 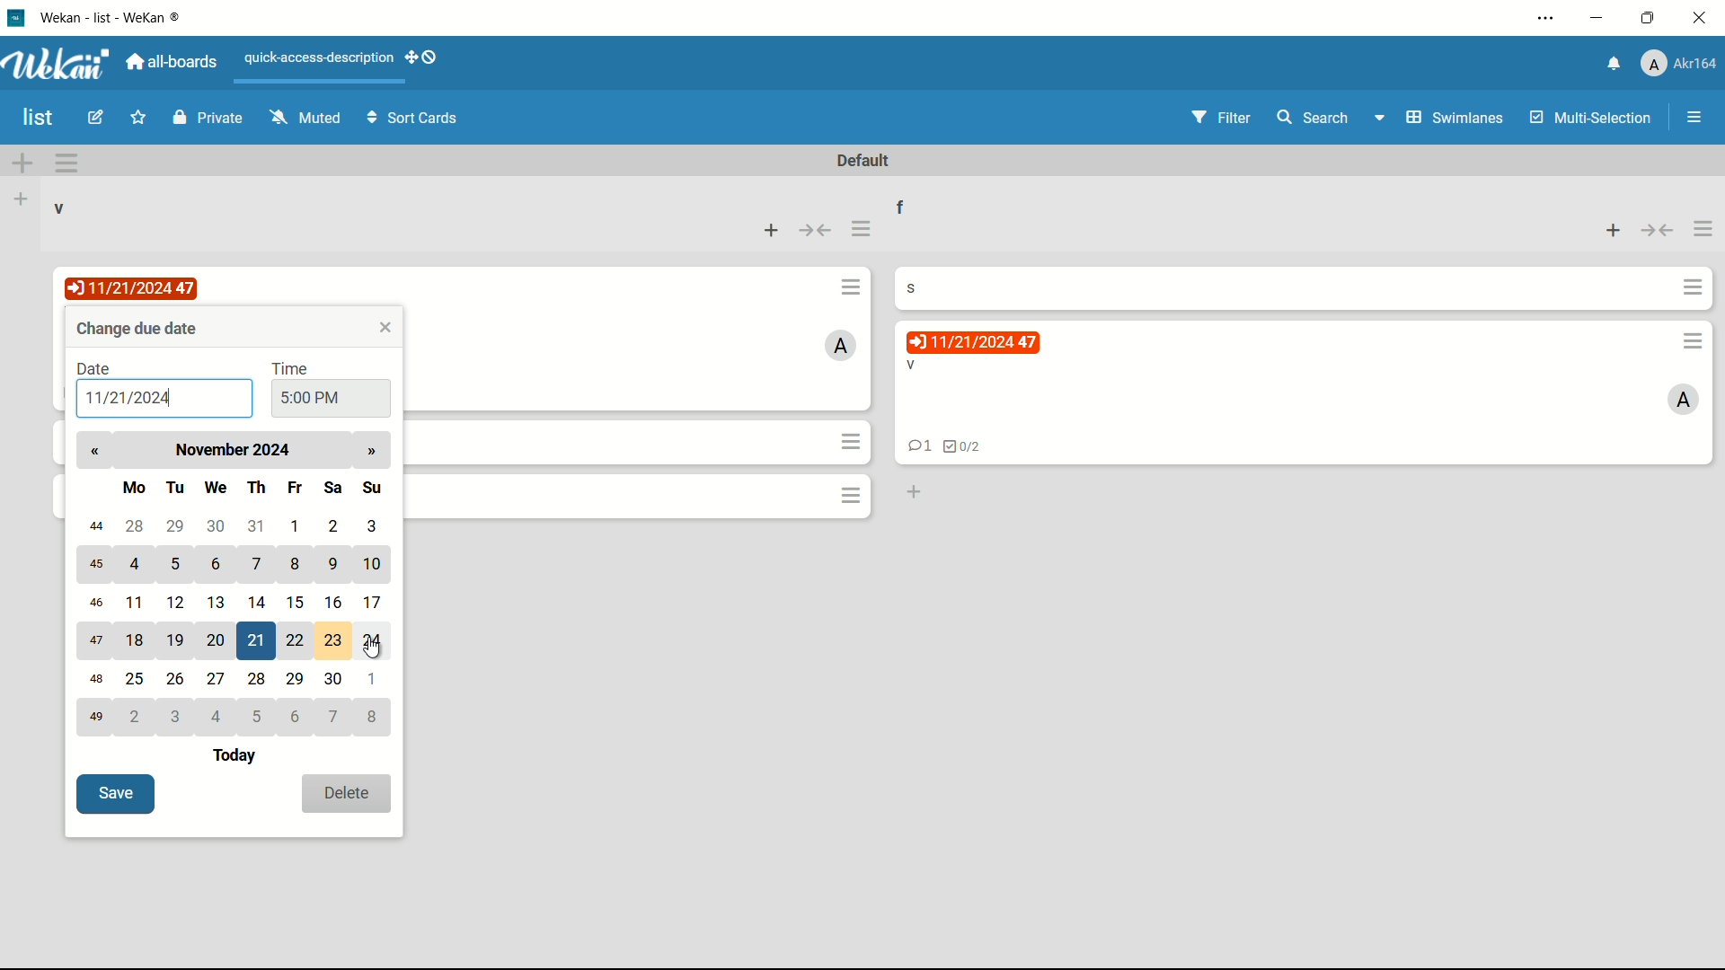 I want to click on 44, so click(x=93, y=528).